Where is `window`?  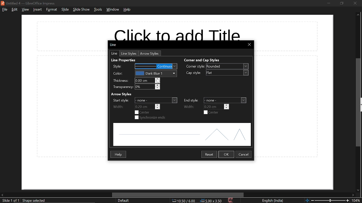
window is located at coordinates (113, 10).